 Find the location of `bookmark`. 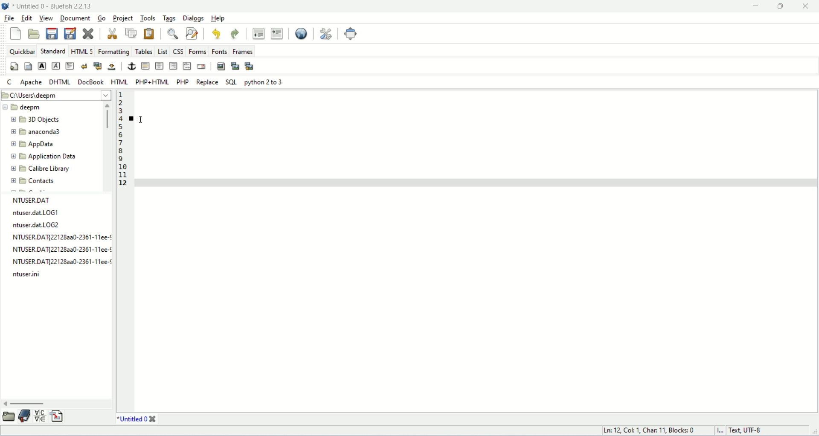

bookmark is located at coordinates (132, 119).